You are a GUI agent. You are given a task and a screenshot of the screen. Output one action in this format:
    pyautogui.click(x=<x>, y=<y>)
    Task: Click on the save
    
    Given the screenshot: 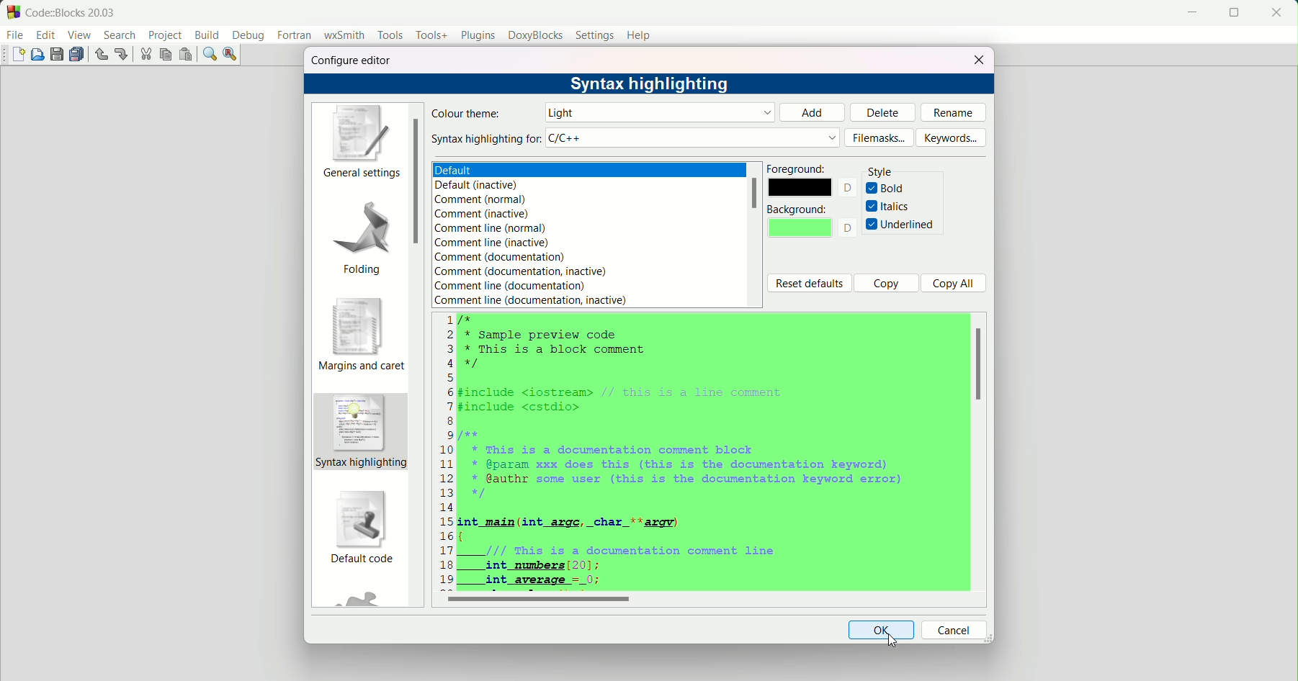 What is the action you would take?
    pyautogui.click(x=57, y=53)
    